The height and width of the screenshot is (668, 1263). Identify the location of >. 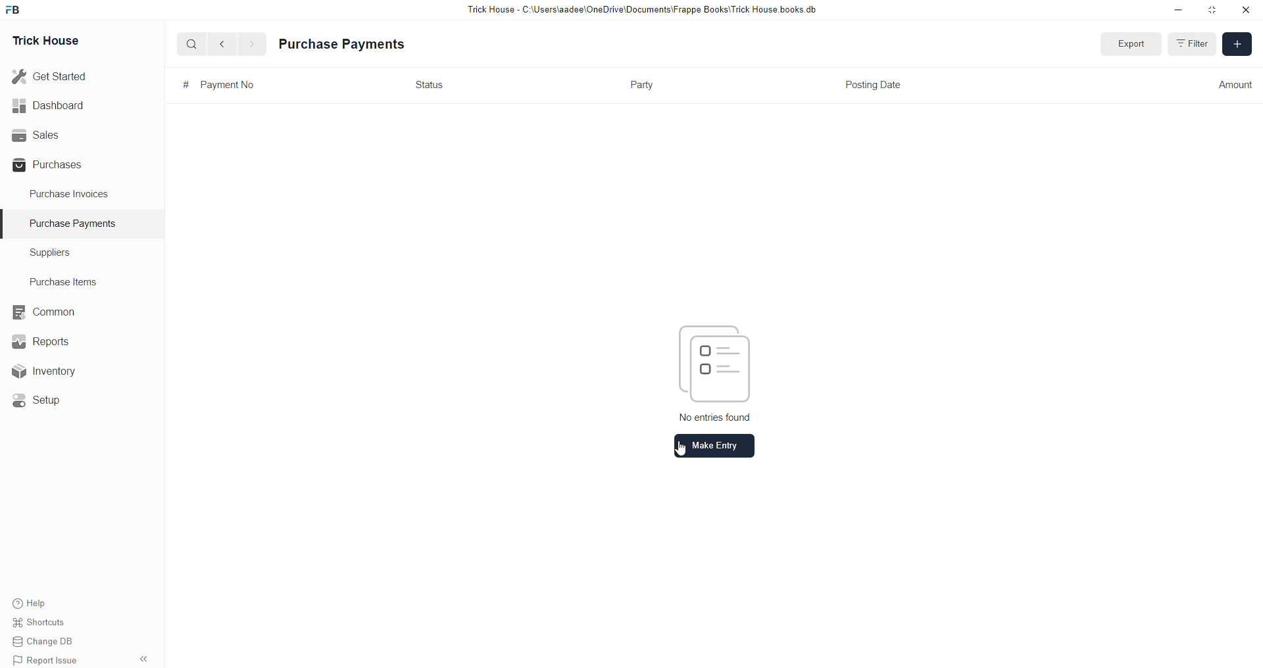
(251, 44).